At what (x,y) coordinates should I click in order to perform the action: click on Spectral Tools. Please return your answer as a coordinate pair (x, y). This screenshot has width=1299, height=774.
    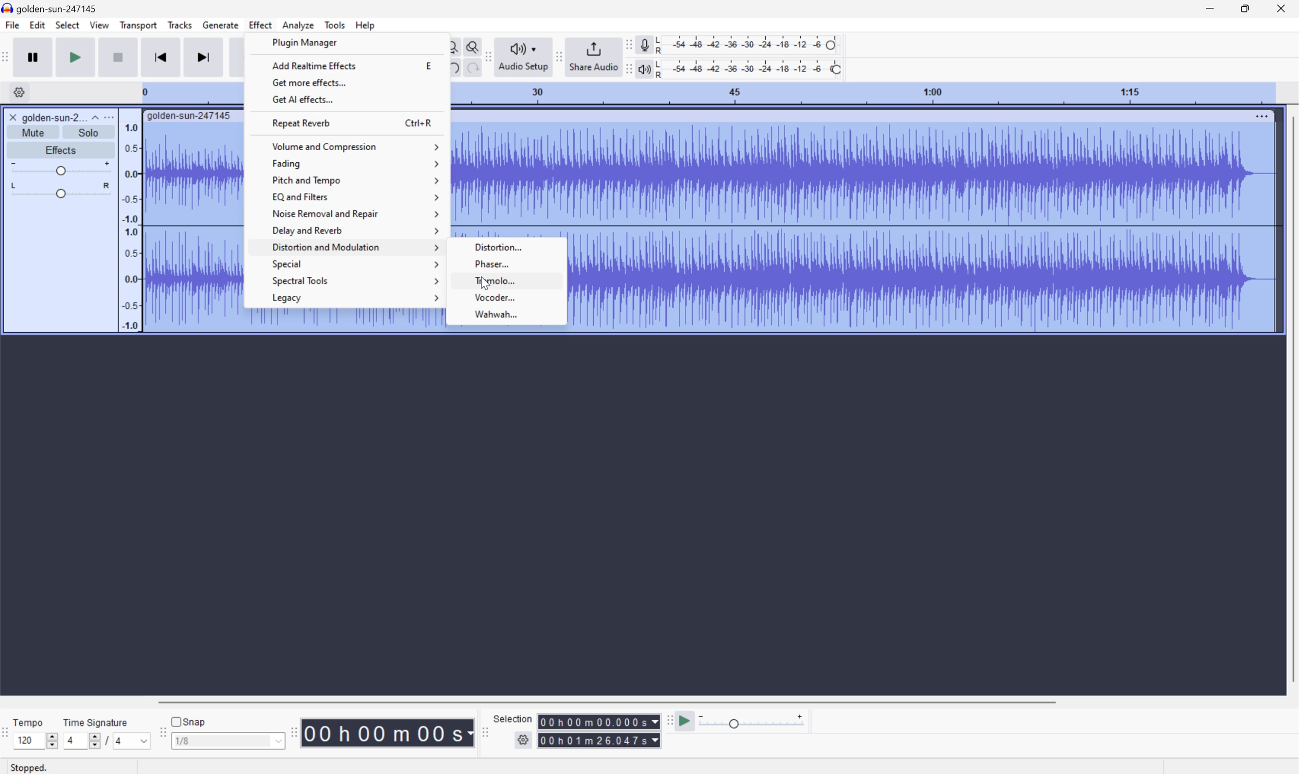
    Looking at the image, I should click on (353, 281).